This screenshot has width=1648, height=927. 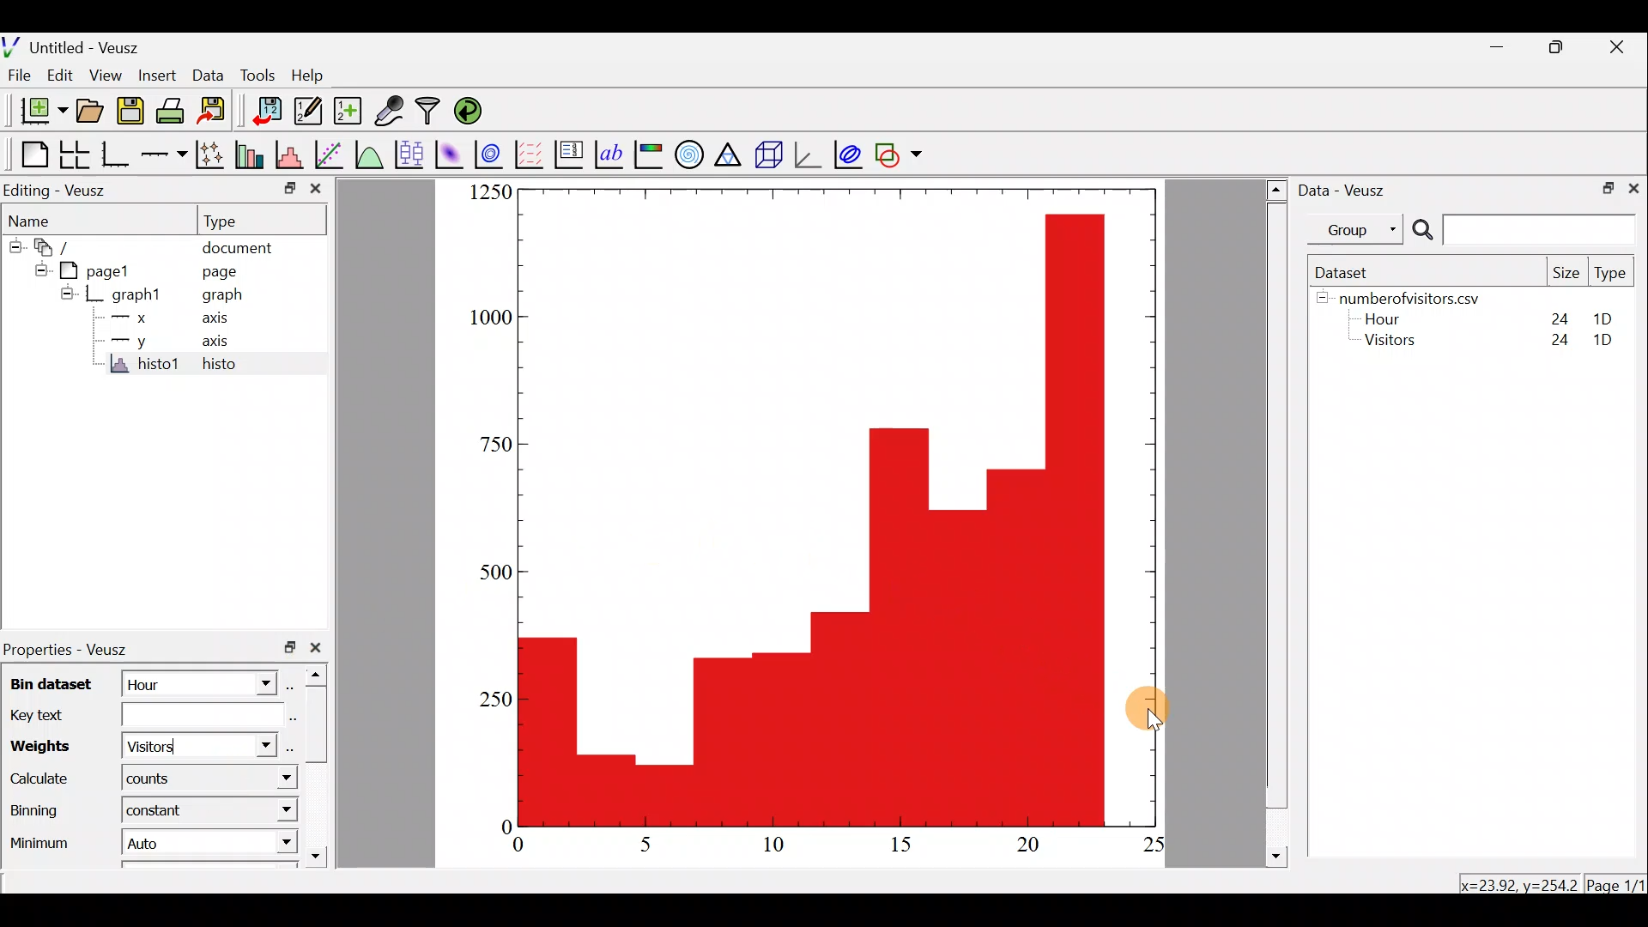 I want to click on 15, so click(x=908, y=845).